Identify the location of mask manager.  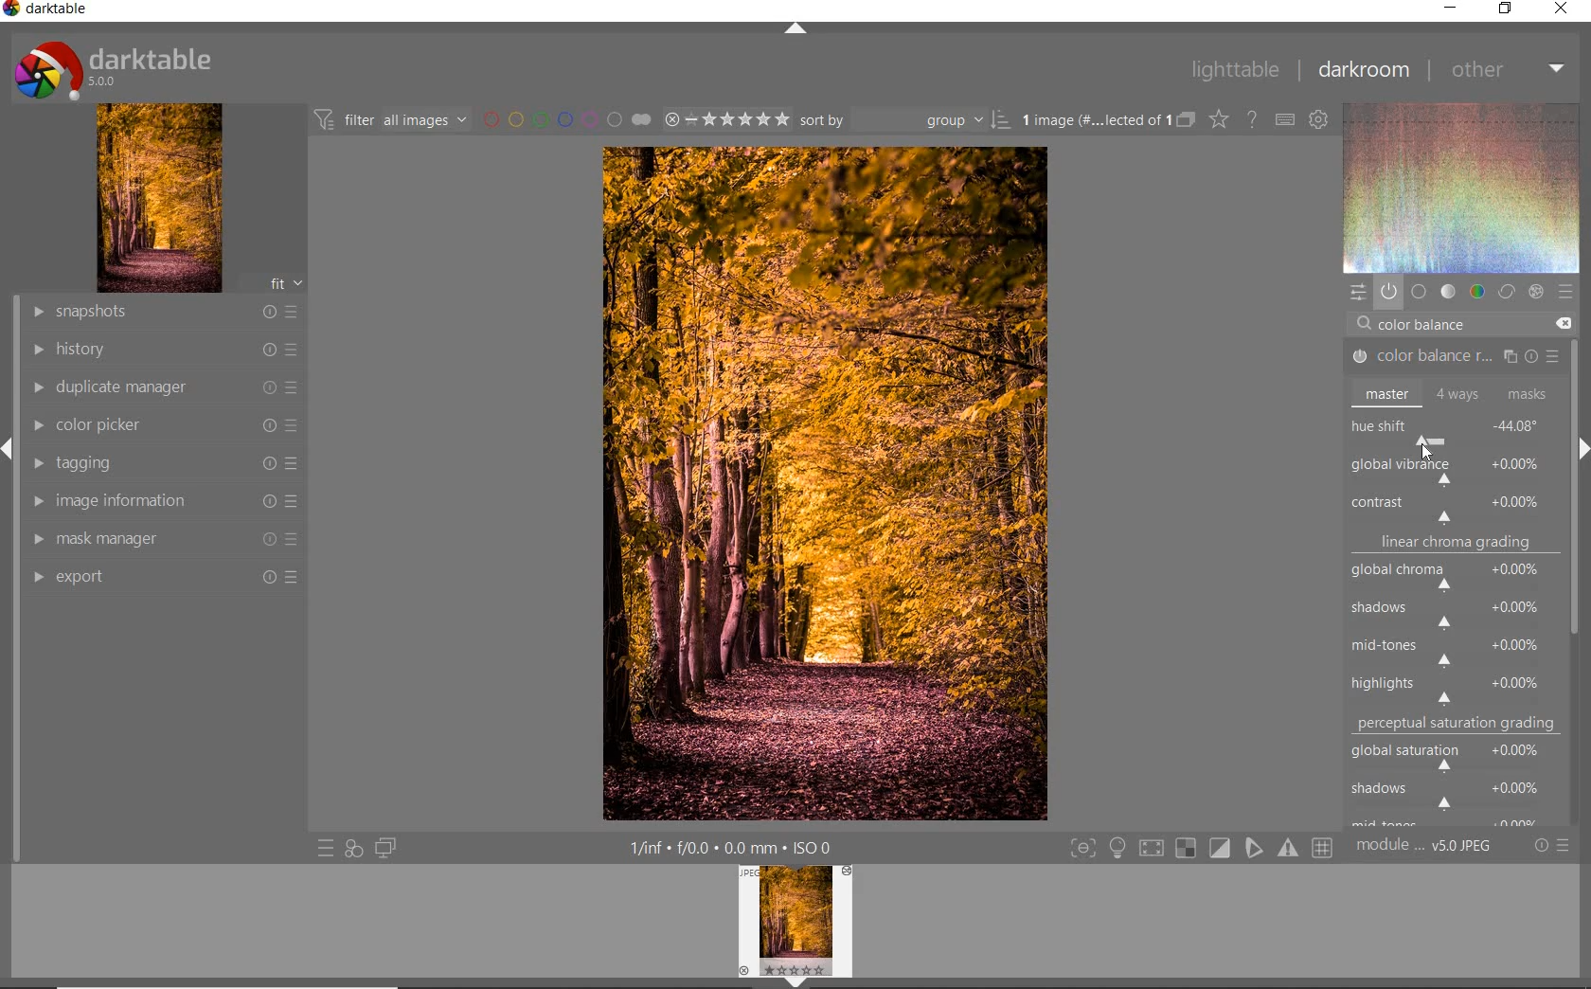
(166, 539).